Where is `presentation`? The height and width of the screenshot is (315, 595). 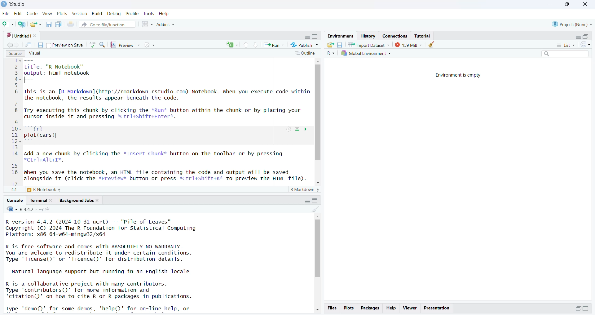
presentation is located at coordinates (437, 308).